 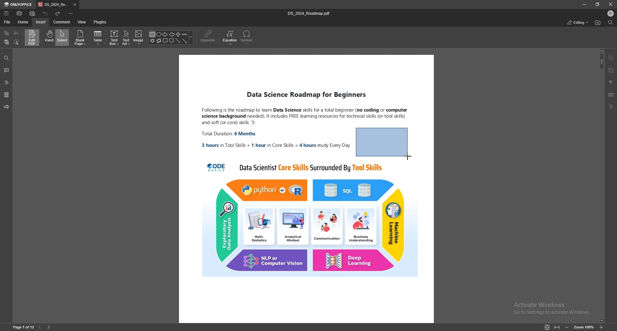 I want to click on select, so click(x=63, y=37).